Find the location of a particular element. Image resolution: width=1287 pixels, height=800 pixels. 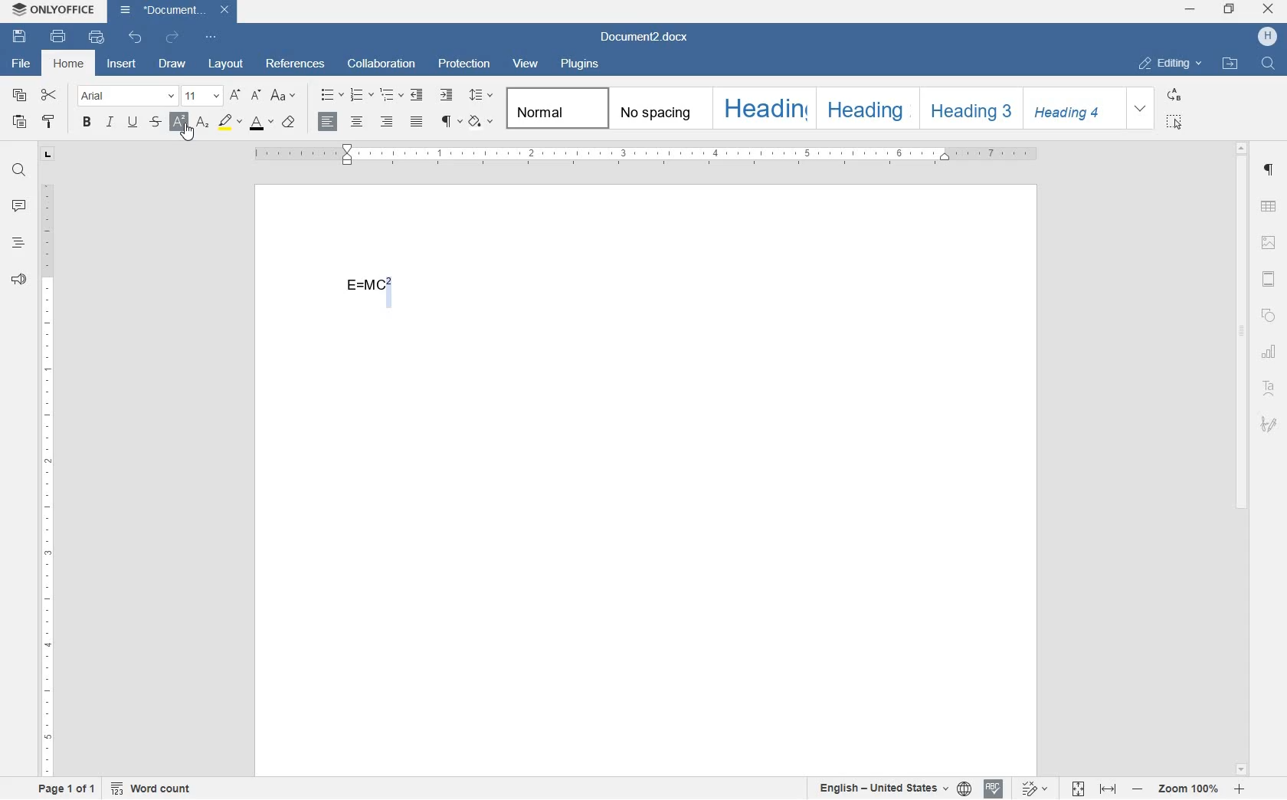

bold is located at coordinates (86, 121).